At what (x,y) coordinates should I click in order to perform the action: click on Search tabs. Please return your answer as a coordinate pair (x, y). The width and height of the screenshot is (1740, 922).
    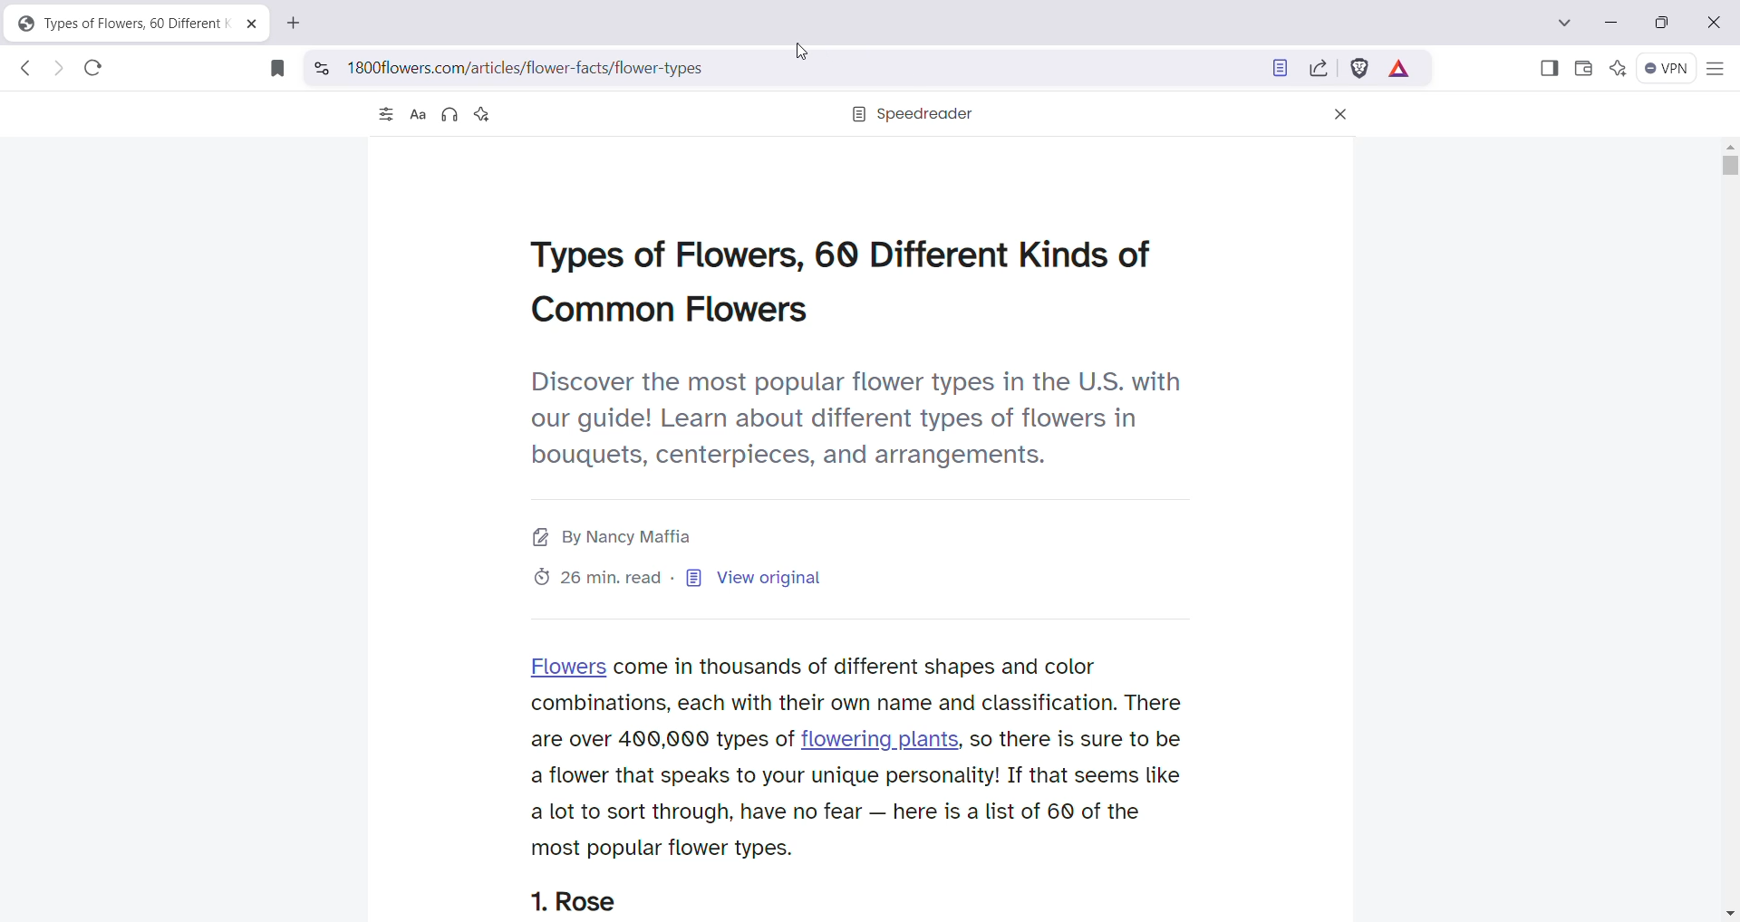
    Looking at the image, I should click on (1566, 23).